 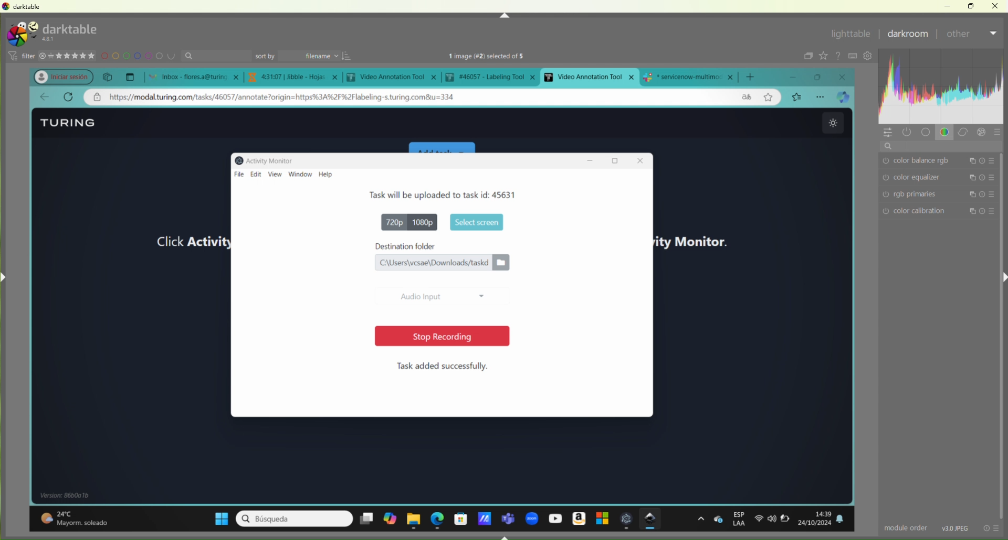 I want to click on star page, so click(x=767, y=99).